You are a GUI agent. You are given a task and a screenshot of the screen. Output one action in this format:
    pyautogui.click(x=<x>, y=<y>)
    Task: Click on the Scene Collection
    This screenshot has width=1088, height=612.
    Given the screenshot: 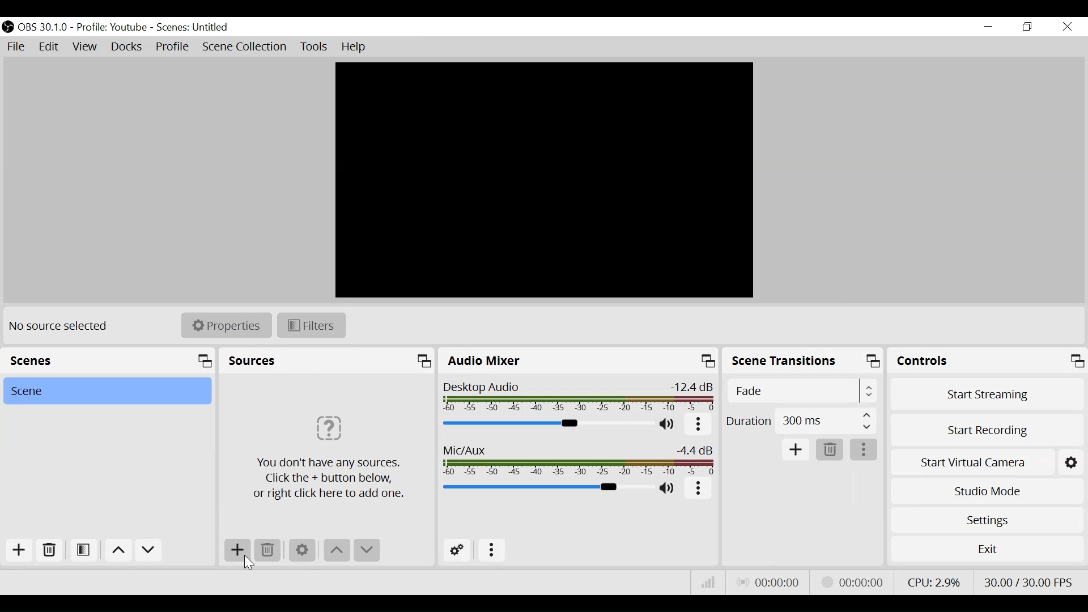 What is the action you would take?
    pyautogui.click(x=244, y=46)
    